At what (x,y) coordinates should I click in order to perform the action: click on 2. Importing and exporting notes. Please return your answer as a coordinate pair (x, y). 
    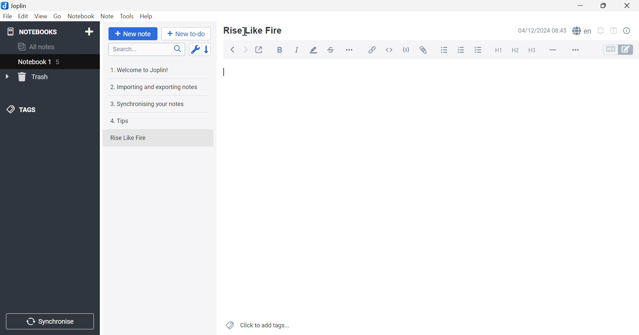
    Looking at the image, I should click on (152, 88).